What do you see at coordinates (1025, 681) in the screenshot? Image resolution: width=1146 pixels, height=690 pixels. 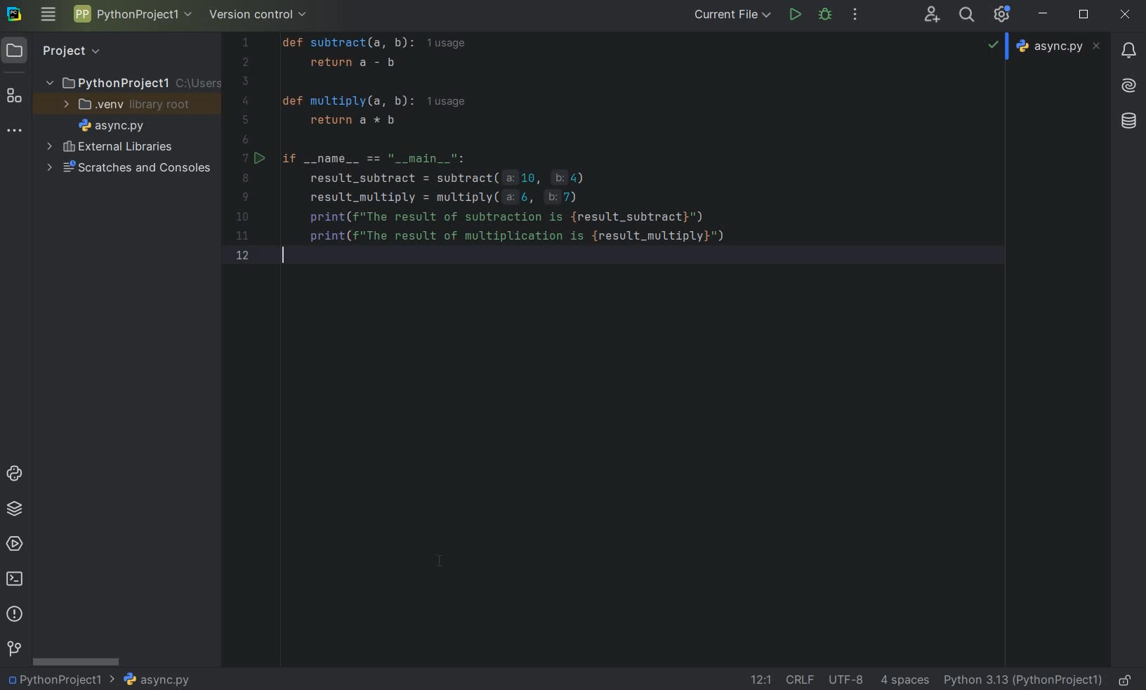 I see `current interpreter` at bounding box center [1025, 681].